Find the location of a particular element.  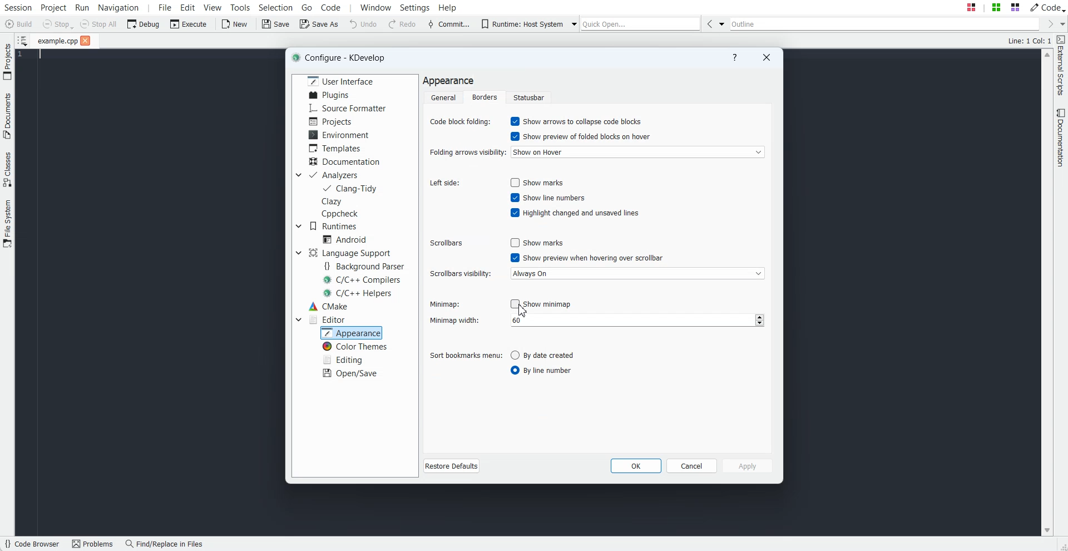

Text is located at coordinates (448, 81).